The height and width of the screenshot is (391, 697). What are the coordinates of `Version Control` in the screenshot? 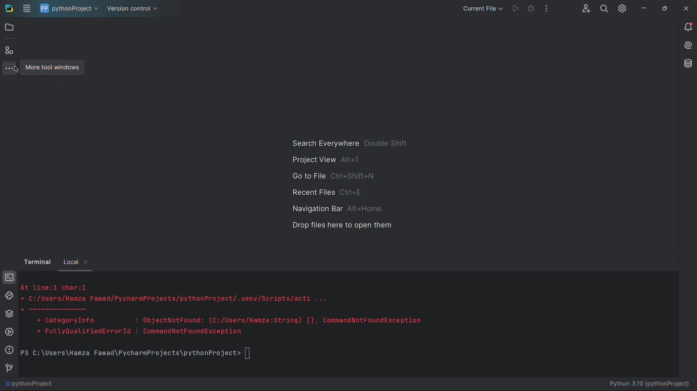 It's located at (134, 9).